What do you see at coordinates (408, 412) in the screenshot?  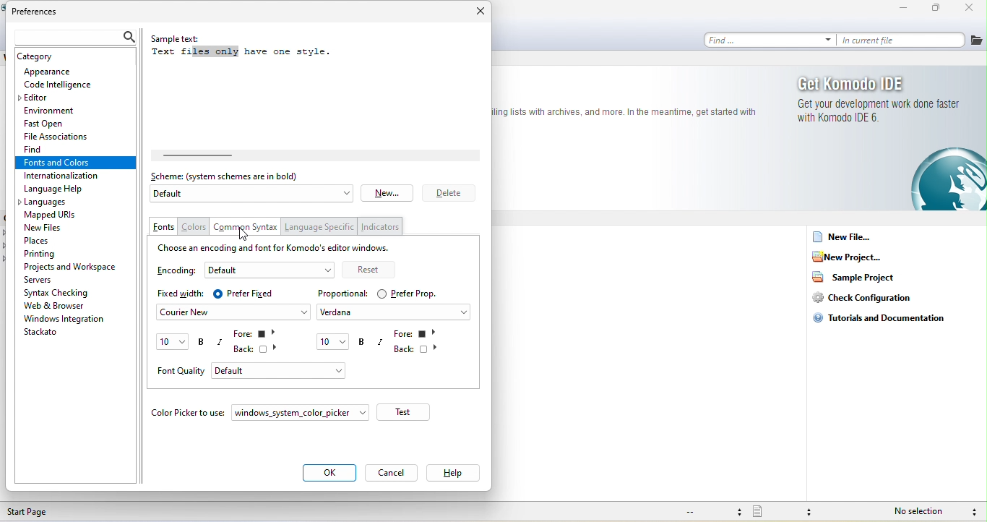 I see `test` at bounding box center [408, 412].